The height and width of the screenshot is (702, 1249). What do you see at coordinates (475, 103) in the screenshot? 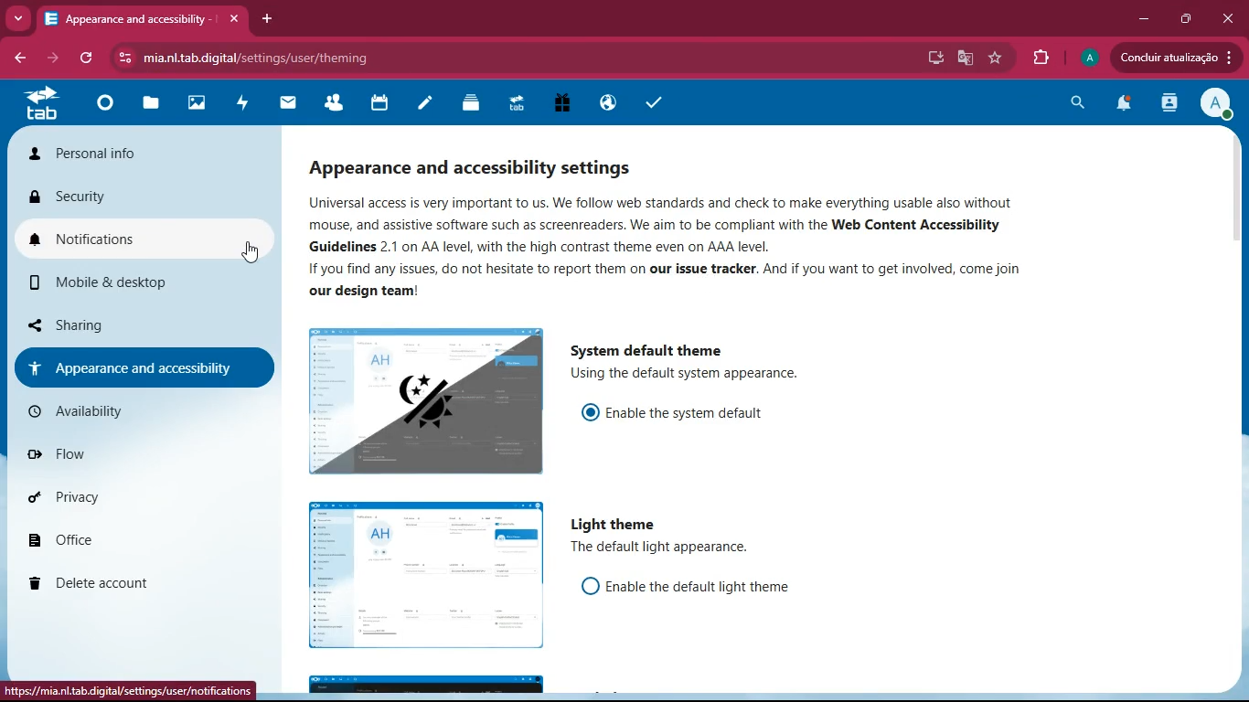
I see `layers` at bounding box center [475, 103].